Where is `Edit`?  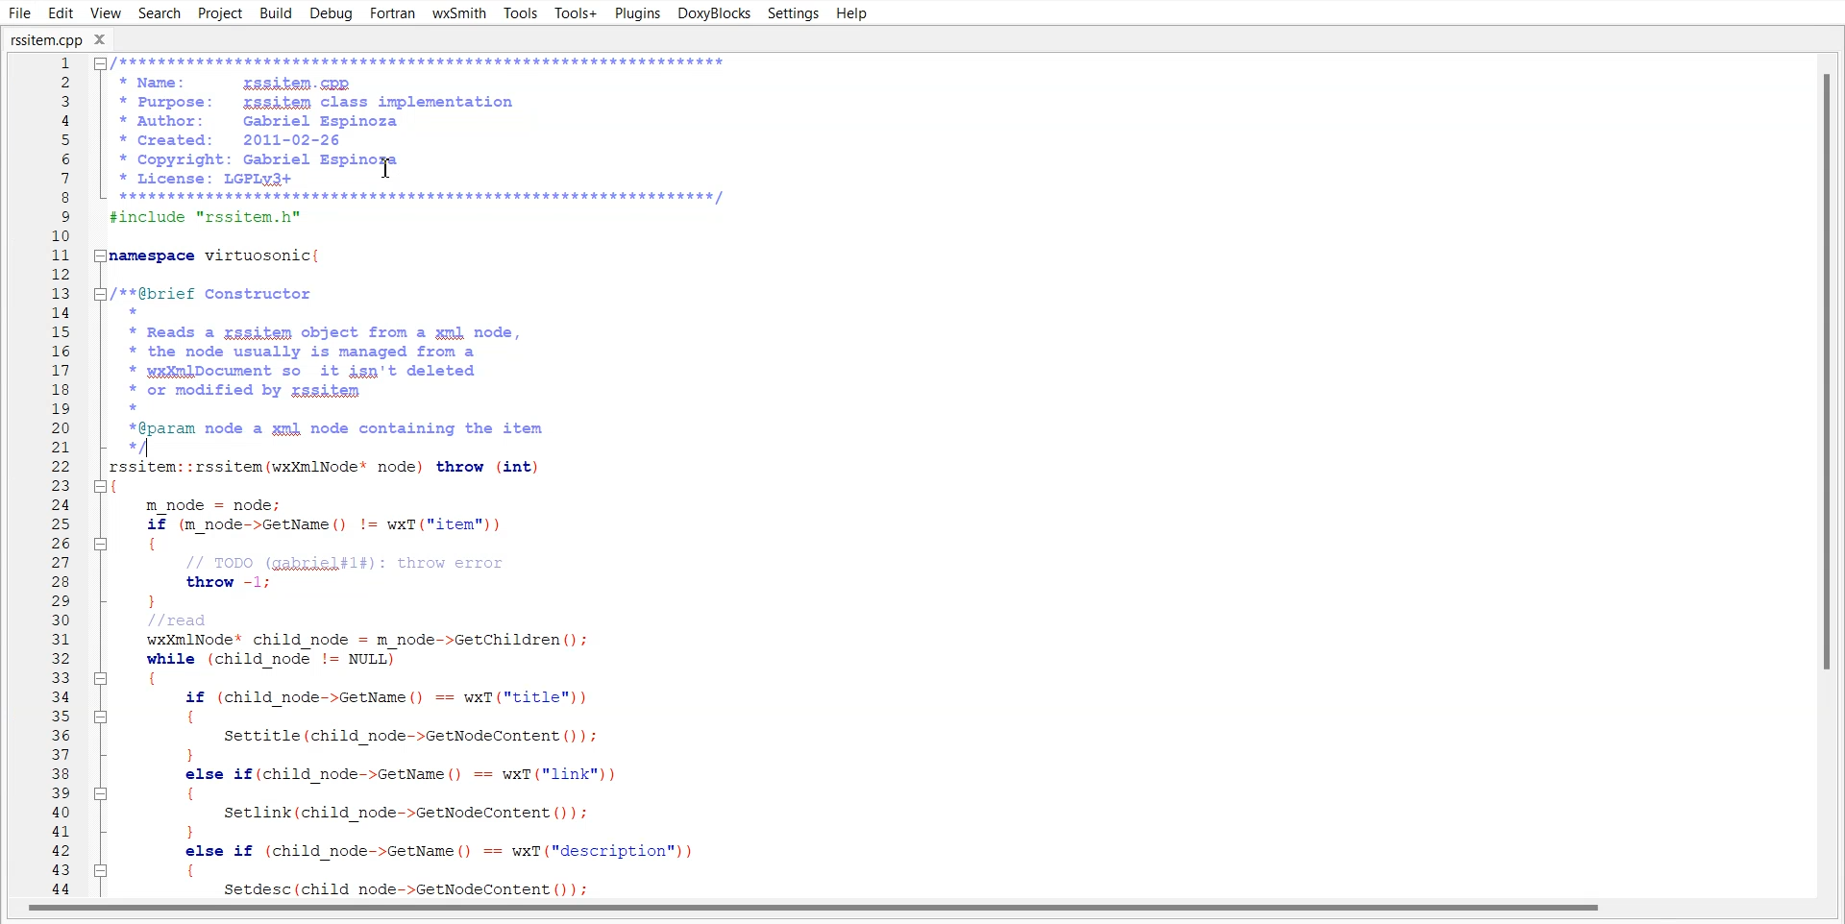 Edit is located at coordinates (61, 13).